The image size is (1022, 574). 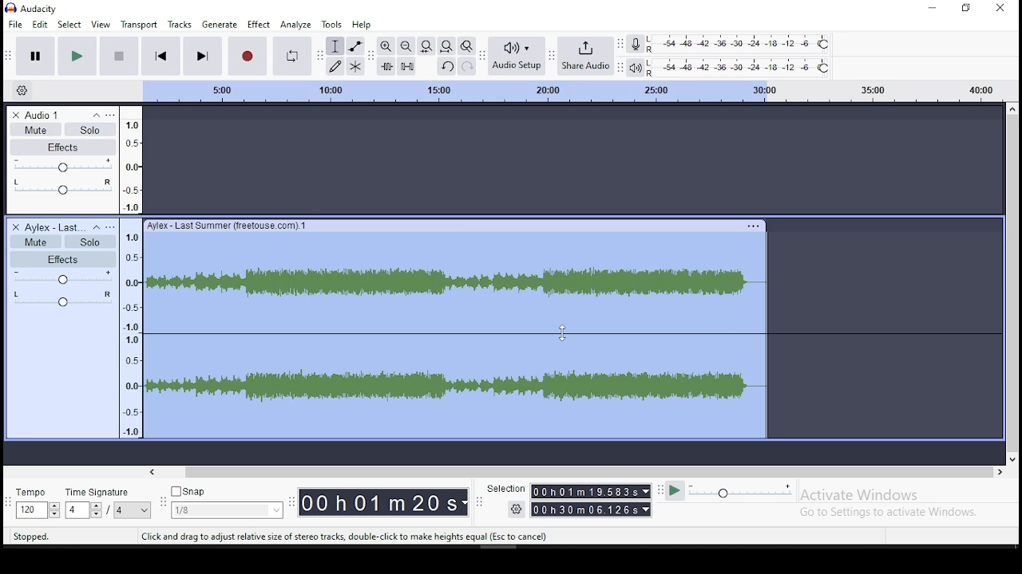 What do you see at coordinates (96, 113) in the screenshot?
I see `collapse` at bounding box center [96, 113].